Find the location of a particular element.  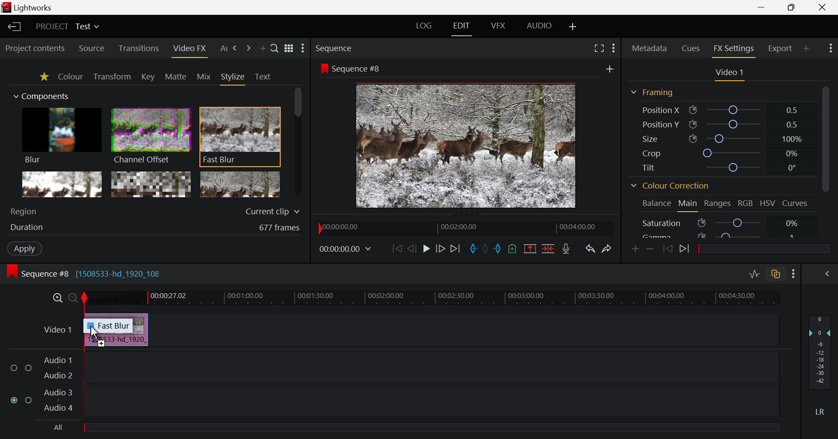

Fast Blur is located at coordinates (240, 134).